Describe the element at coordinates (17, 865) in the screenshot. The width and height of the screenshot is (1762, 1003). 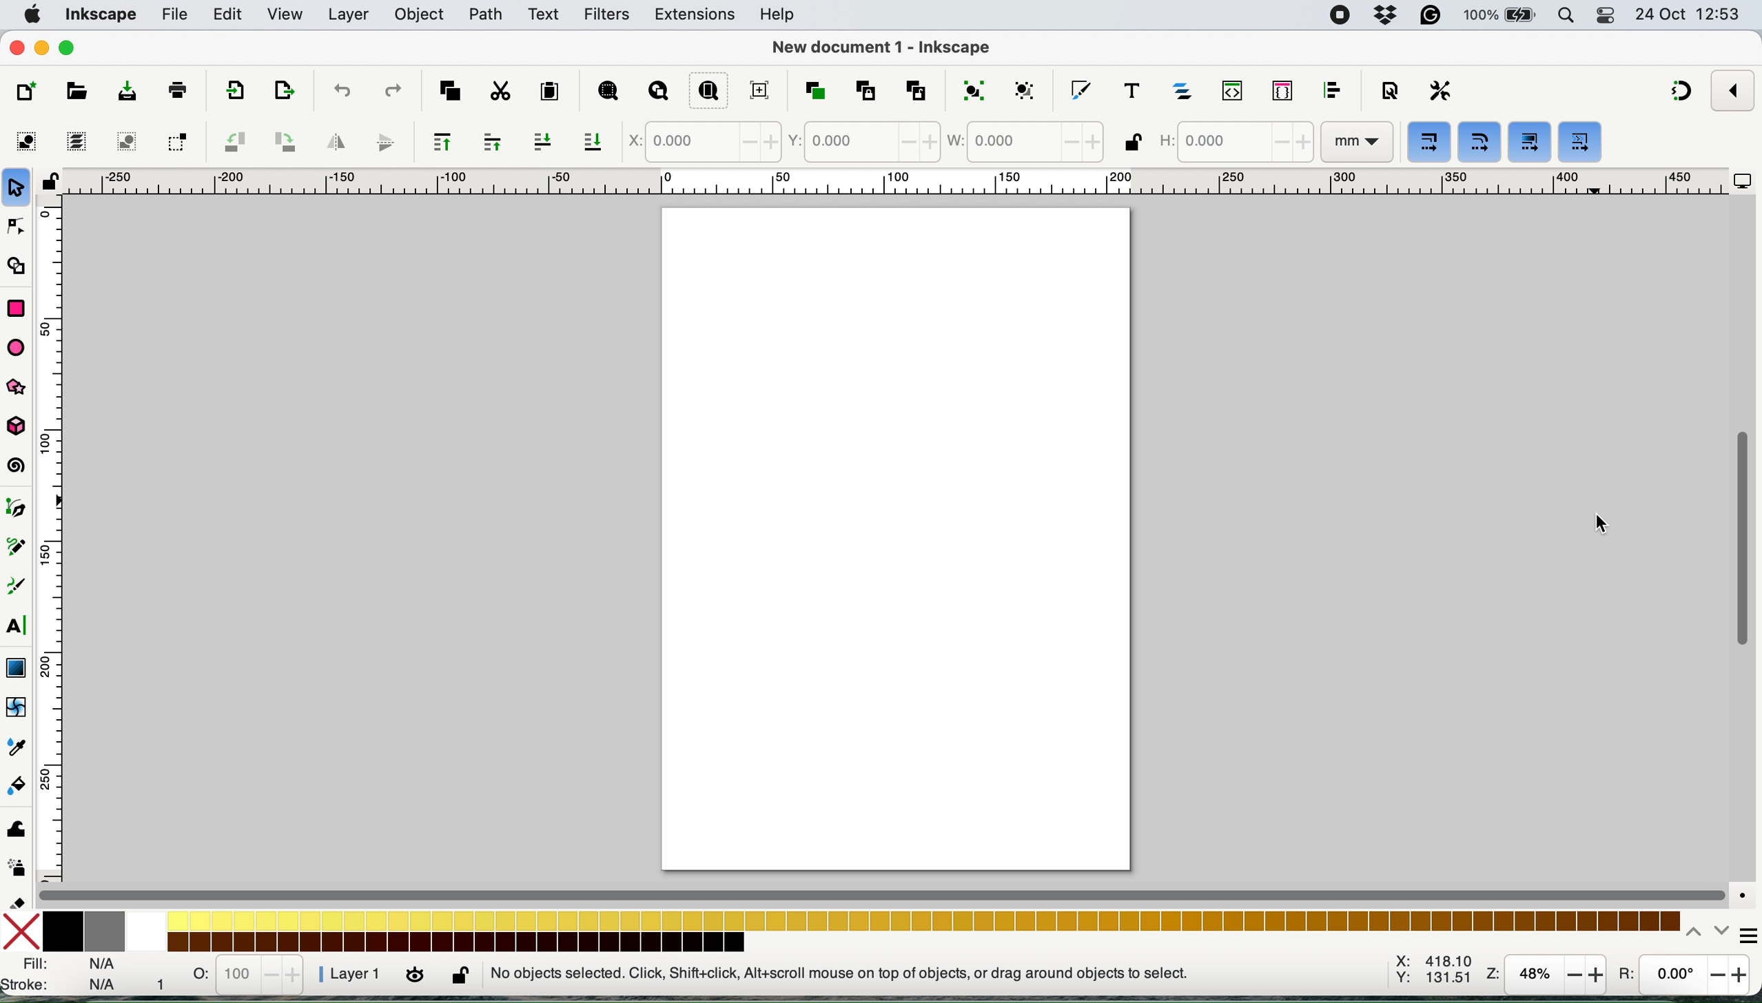
I see `spray tool` at that location.